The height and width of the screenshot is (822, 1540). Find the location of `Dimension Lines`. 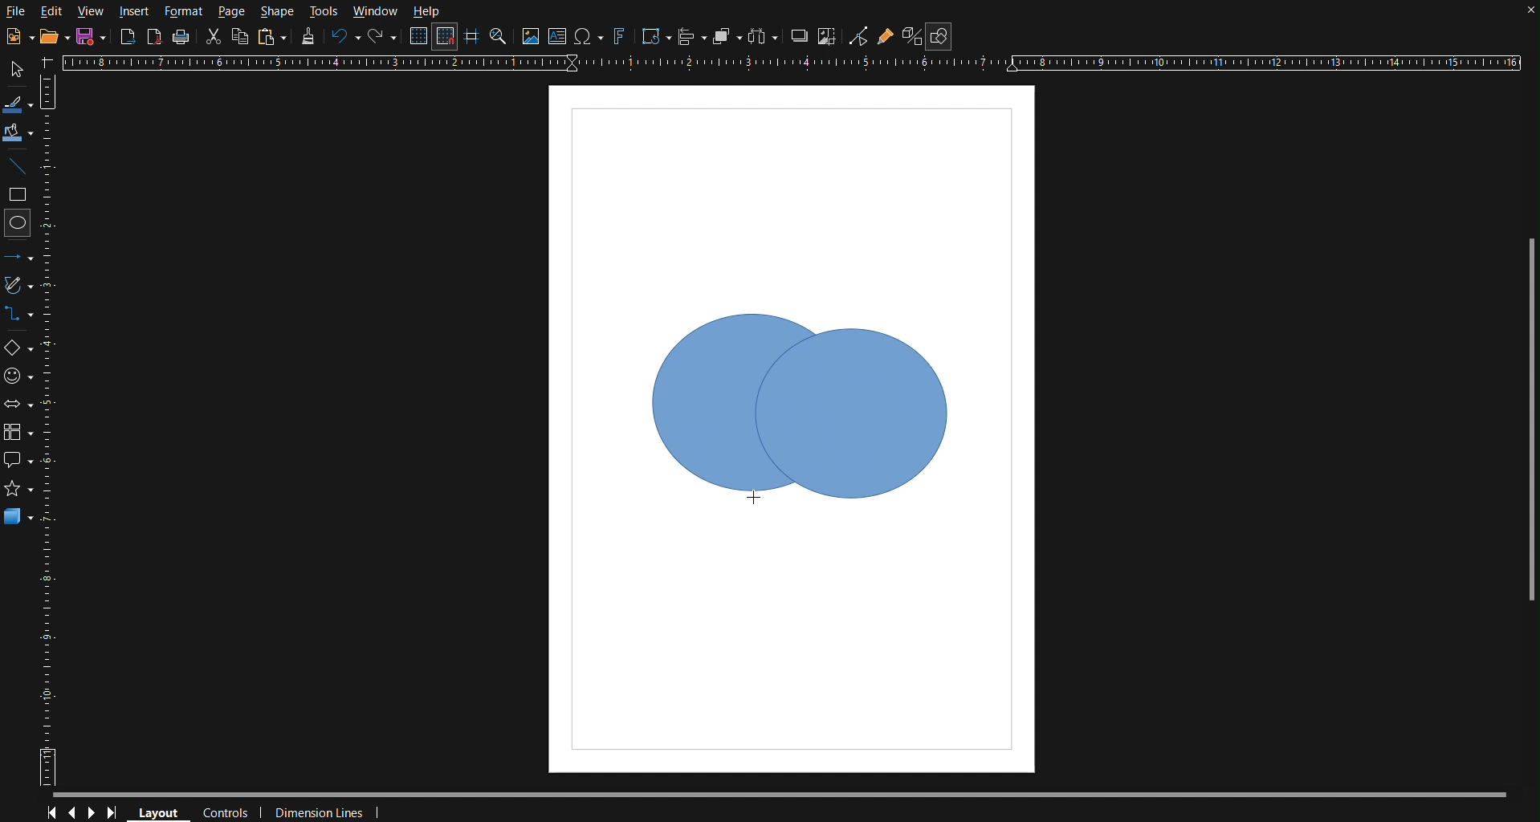

Dimension Lines is located at coordinates (321, 810).